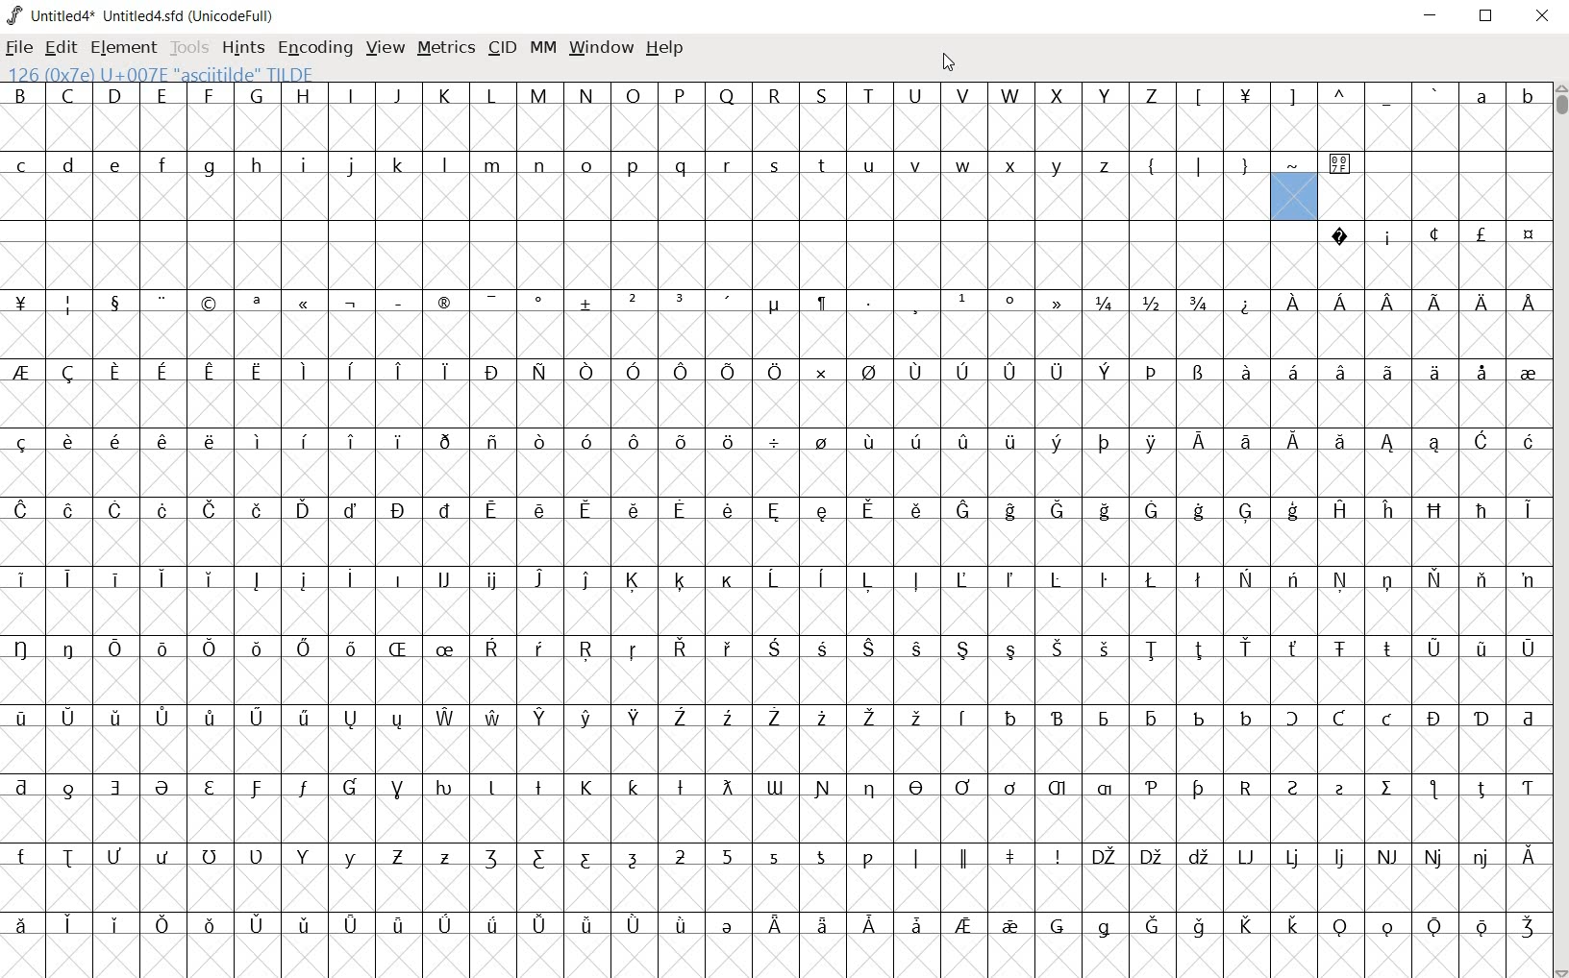 Image resolution: width=1569 pixels, height=978 pixels. What do you see at coordinates (1542, 16) in the screenshot?
I see `CLOSE` at bounding box center [1542, 16].